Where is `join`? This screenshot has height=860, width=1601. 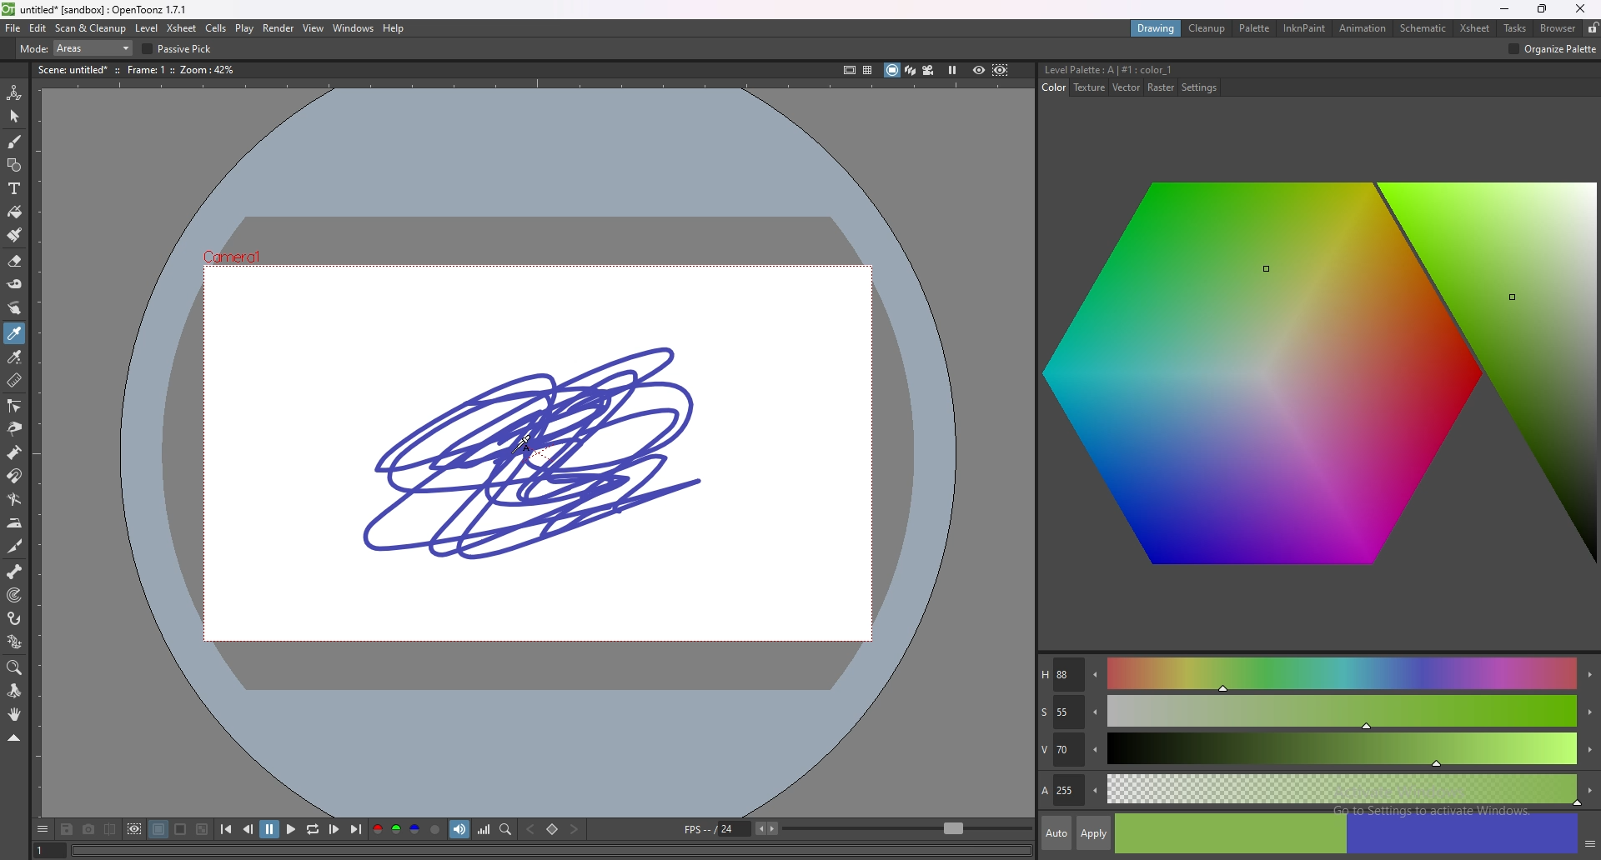
join is located at coordinates (1306, 47).